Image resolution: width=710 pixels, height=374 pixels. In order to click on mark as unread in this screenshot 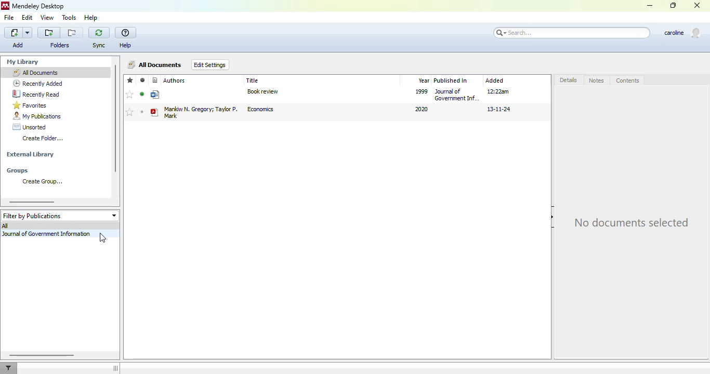, I will do `click(142, 112)`.